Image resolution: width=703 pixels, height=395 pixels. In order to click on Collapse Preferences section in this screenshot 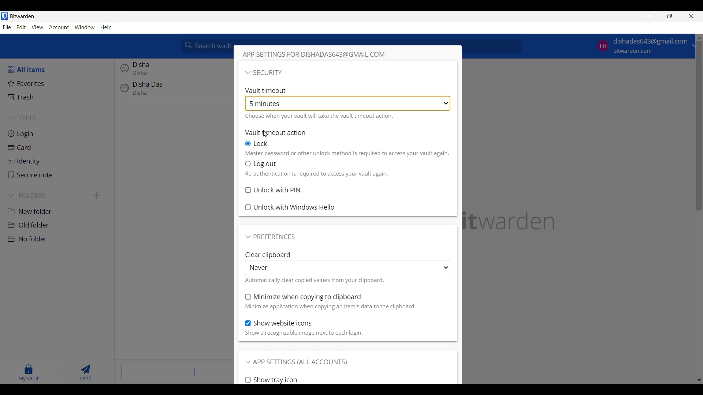, I will do `click(271, 237)`.